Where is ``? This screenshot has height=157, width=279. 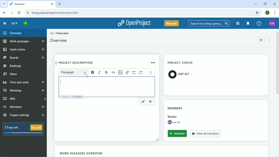  is located at coordinates (172, 116).